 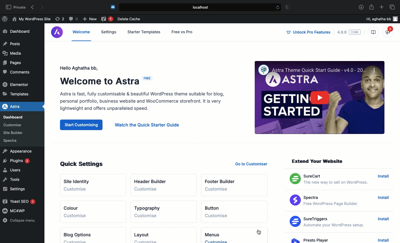 I want to click on Back, so click(x=34, y=7).